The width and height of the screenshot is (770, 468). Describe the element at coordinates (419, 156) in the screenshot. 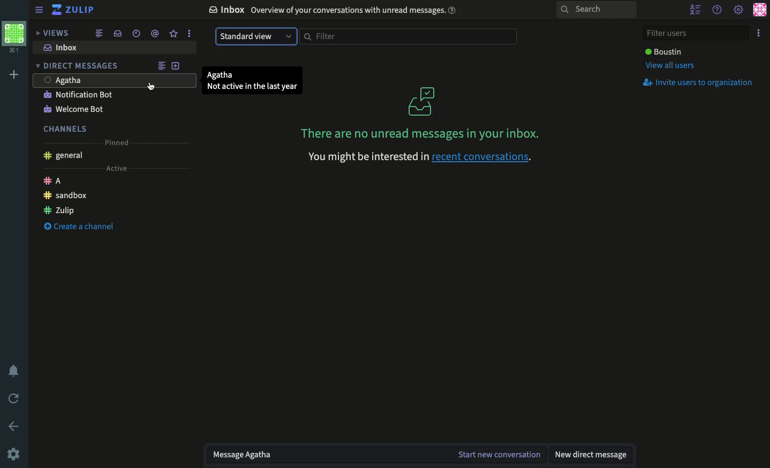

I see `recent conversations` at that location.